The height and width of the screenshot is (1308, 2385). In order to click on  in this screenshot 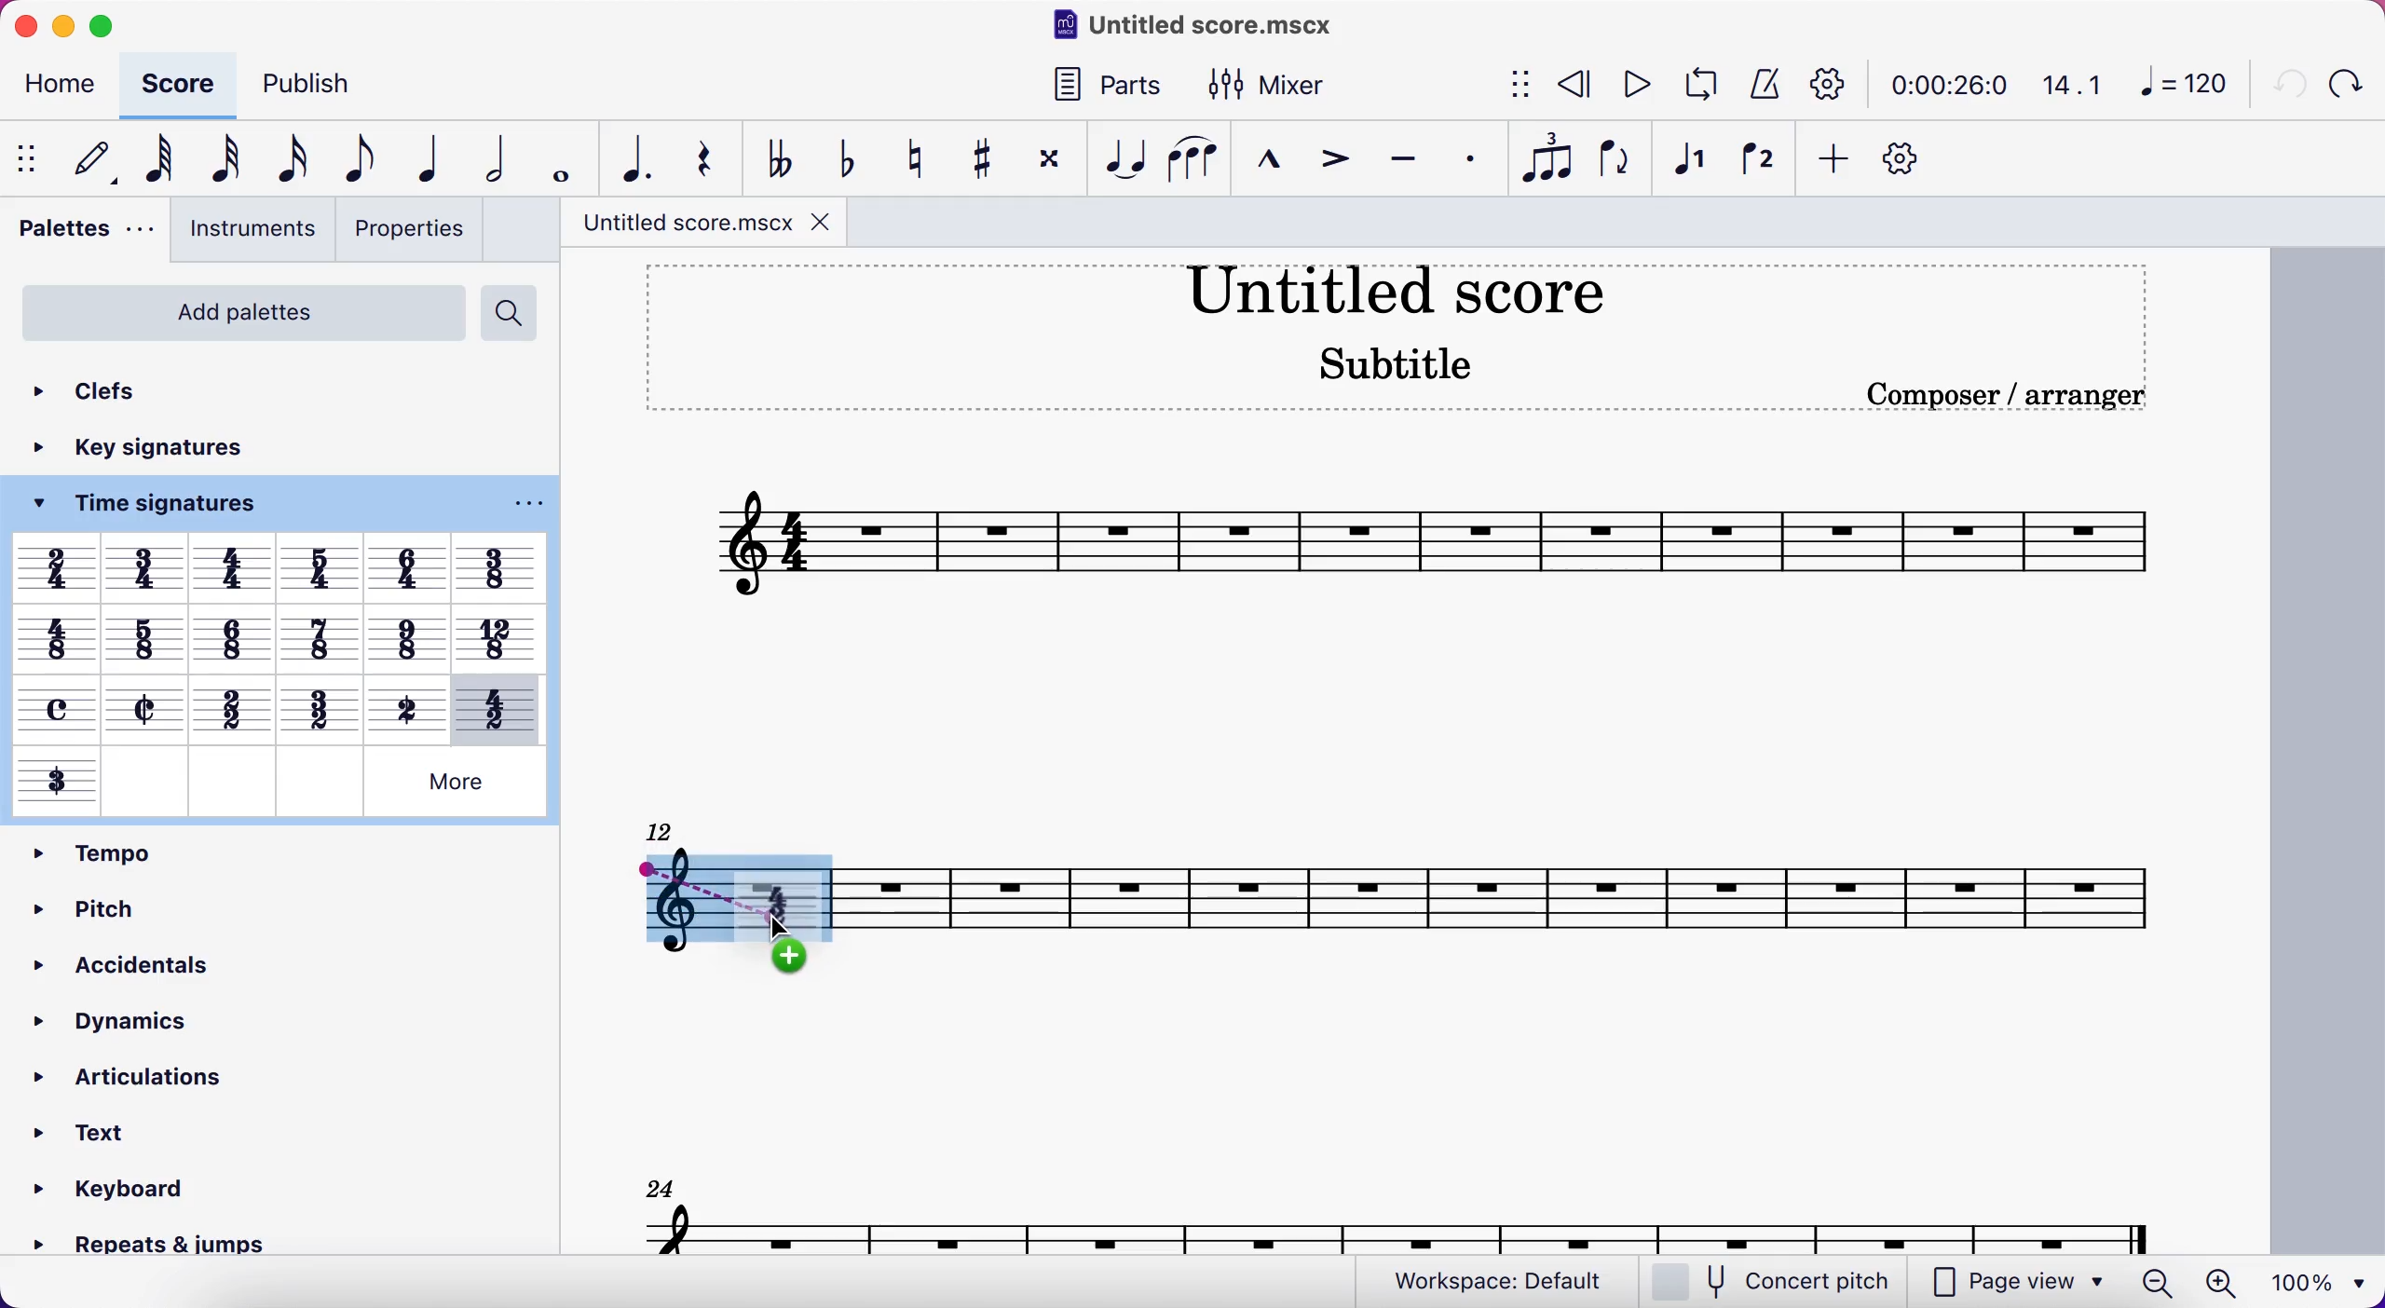, I will do `click(228, 781)`.